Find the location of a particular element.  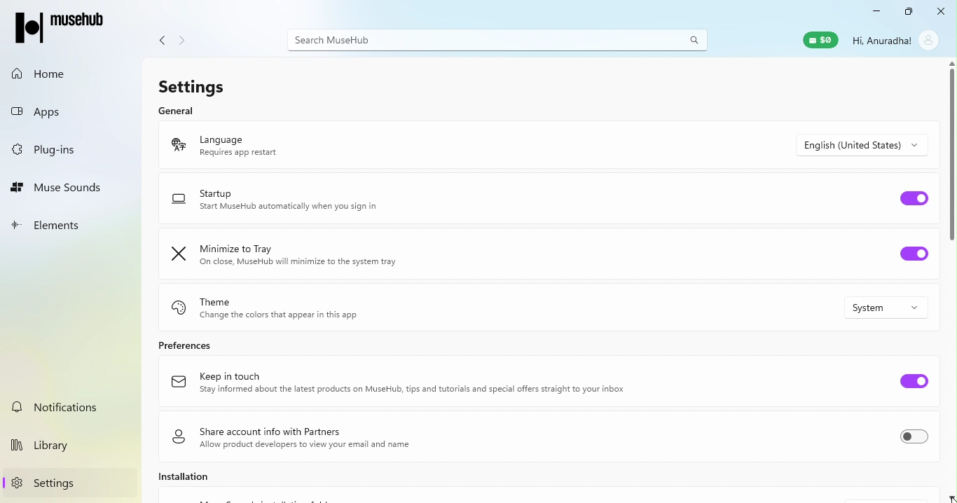

Scroll bar is located at coordinates (951, 156).